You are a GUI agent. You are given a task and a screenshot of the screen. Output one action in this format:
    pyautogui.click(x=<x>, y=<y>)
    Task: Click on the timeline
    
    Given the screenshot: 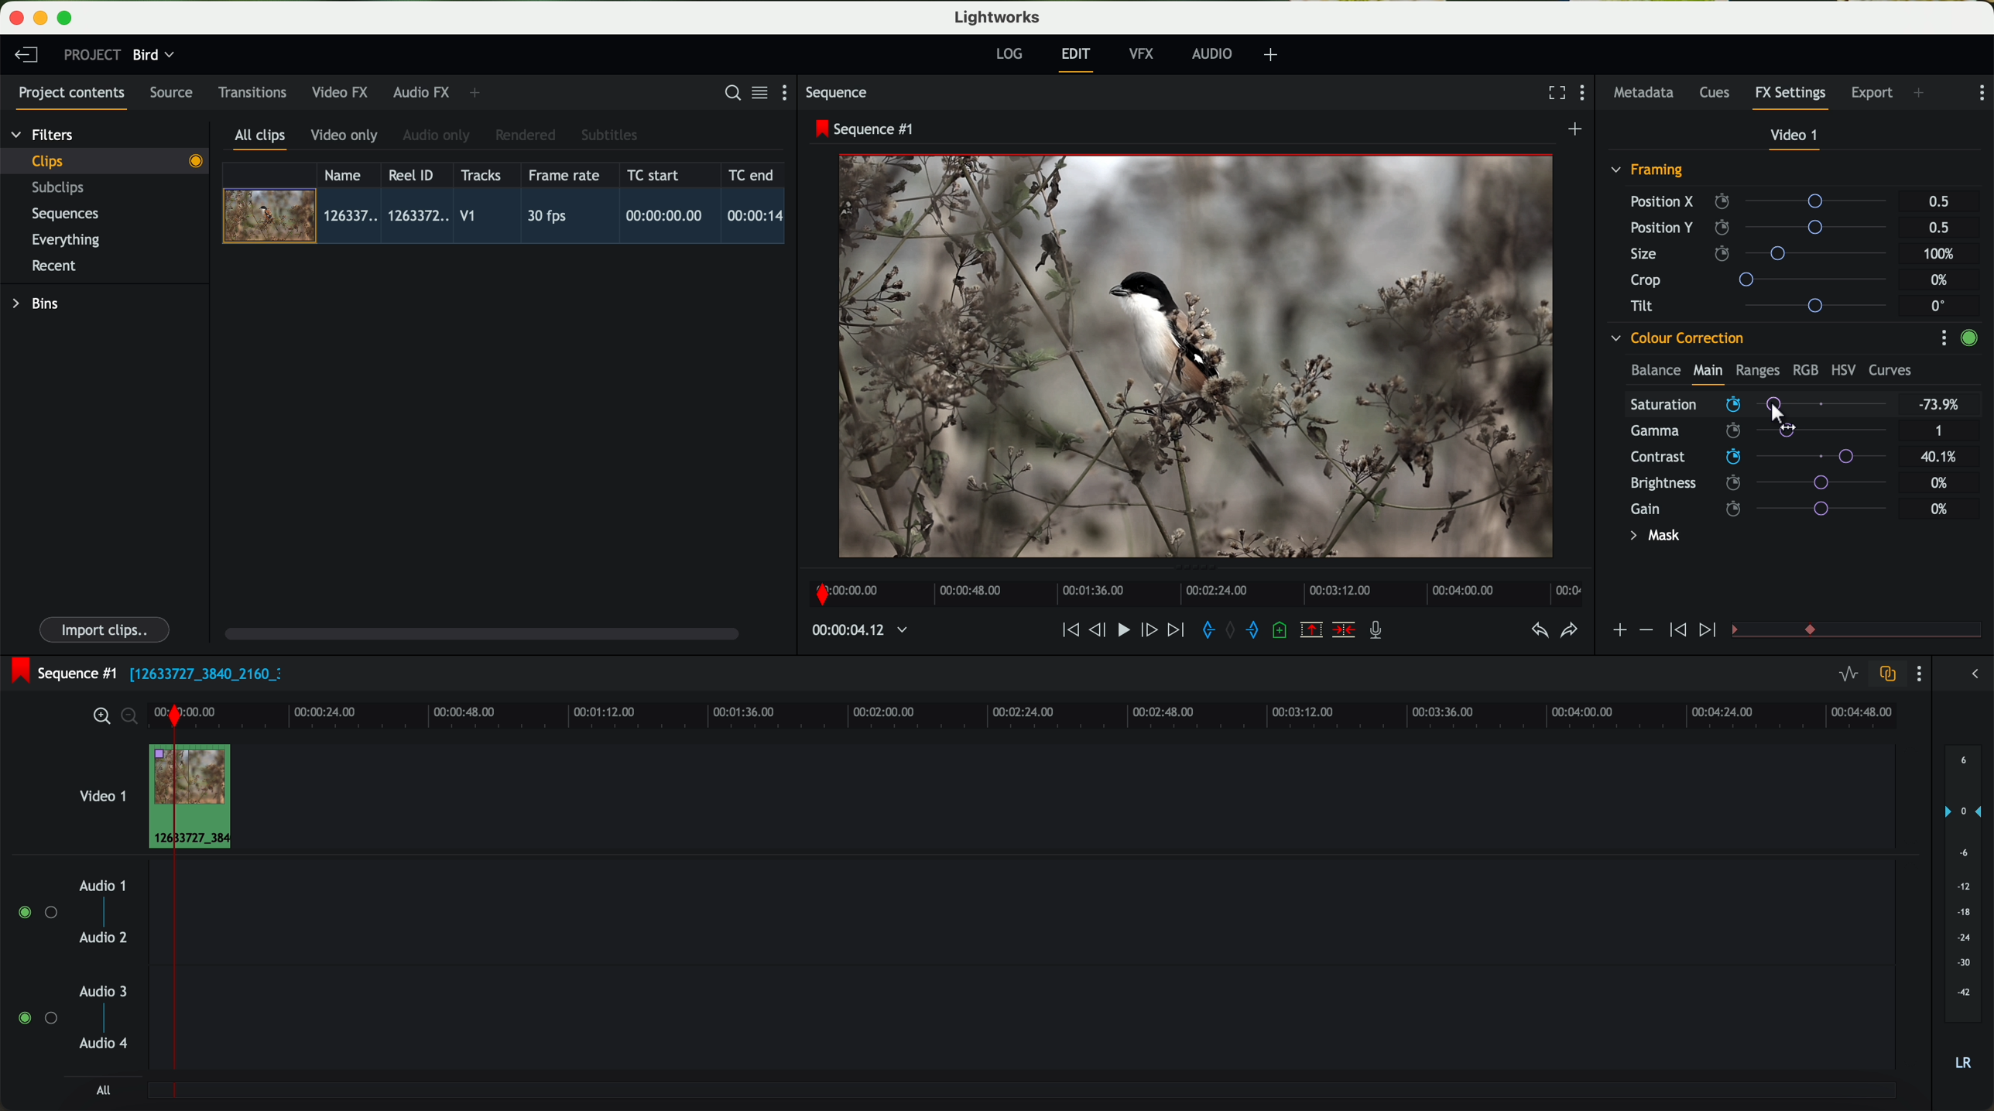 What is the action you would take?
    pyautogui.click(x=851, y=631)
    